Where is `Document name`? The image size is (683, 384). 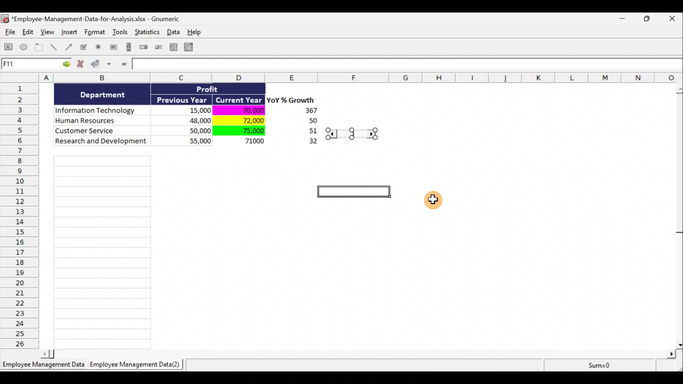 Document name is located at coordinates (94, 20).